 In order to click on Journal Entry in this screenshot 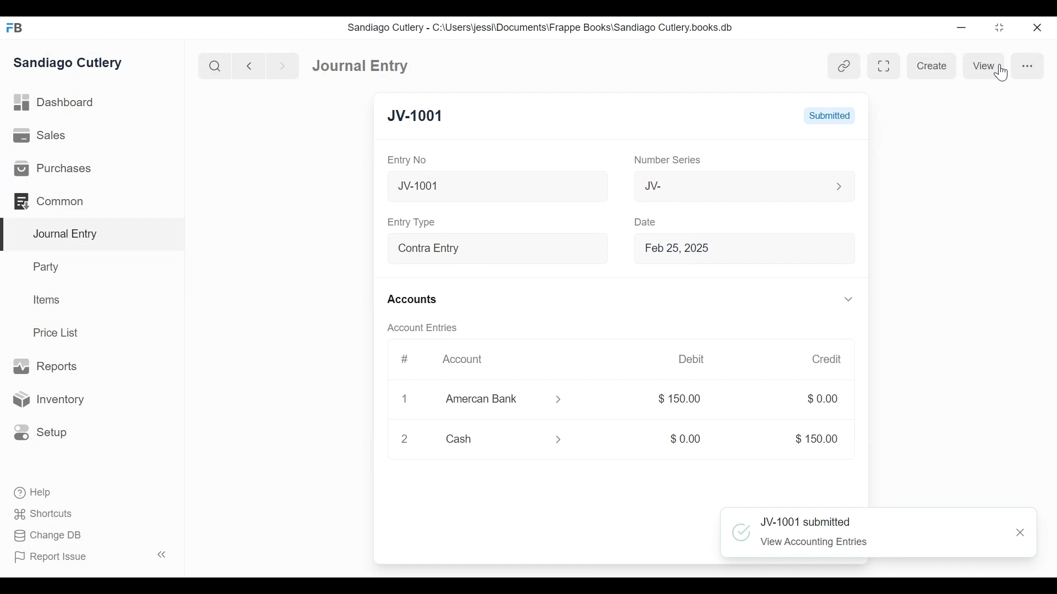, I will do `click(93, 235)`.